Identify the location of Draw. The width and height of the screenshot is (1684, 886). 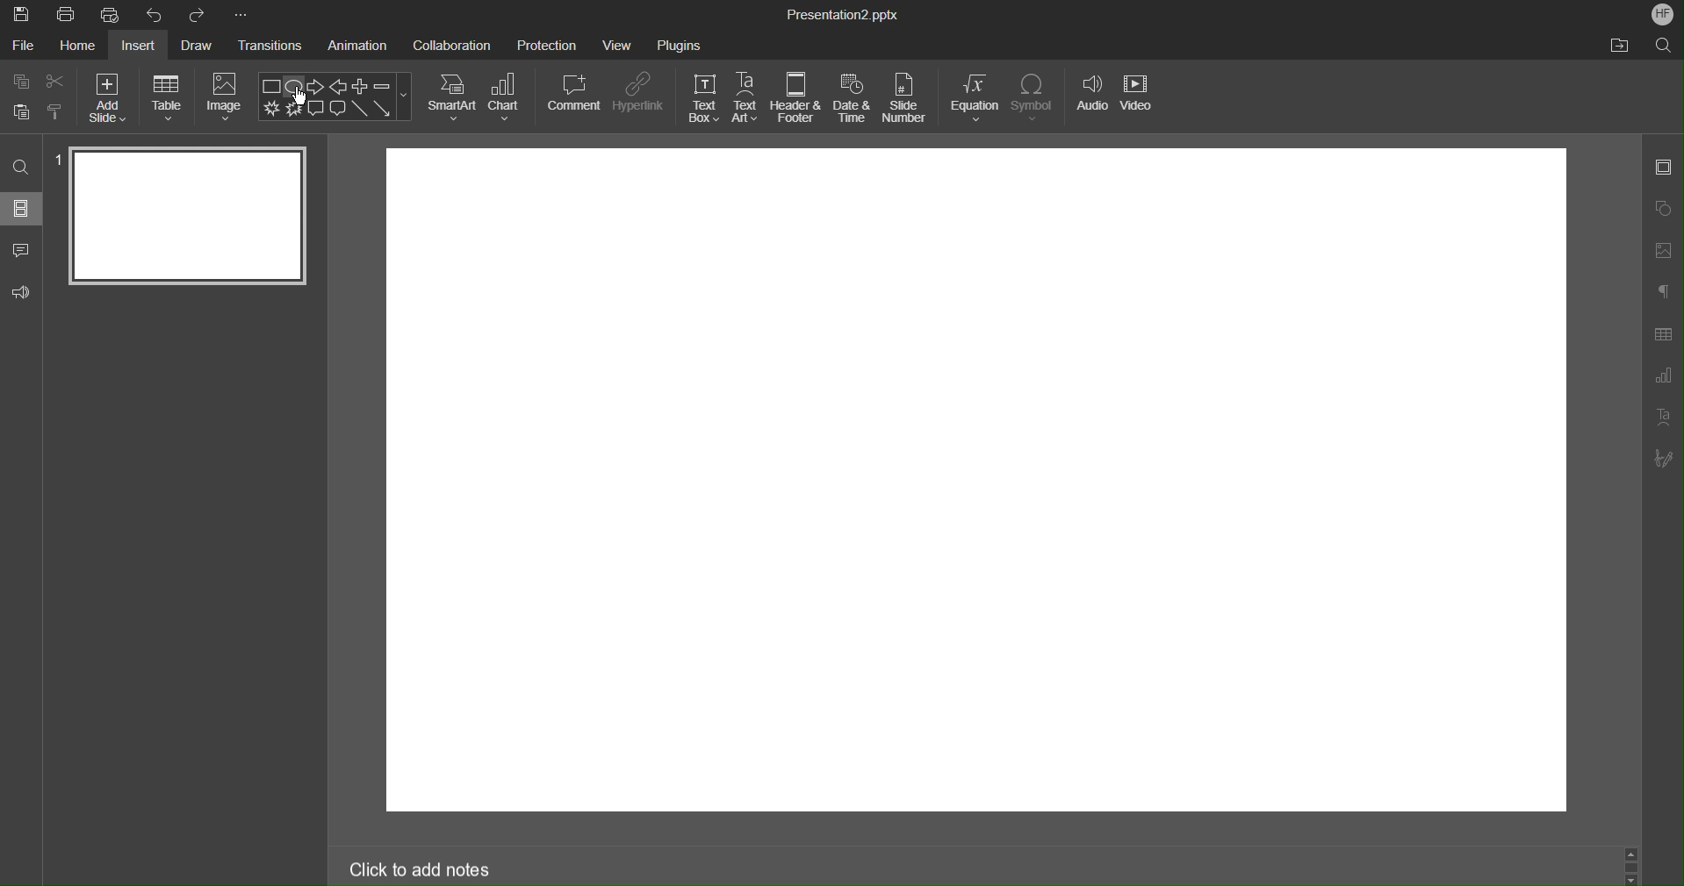
(200, 46).